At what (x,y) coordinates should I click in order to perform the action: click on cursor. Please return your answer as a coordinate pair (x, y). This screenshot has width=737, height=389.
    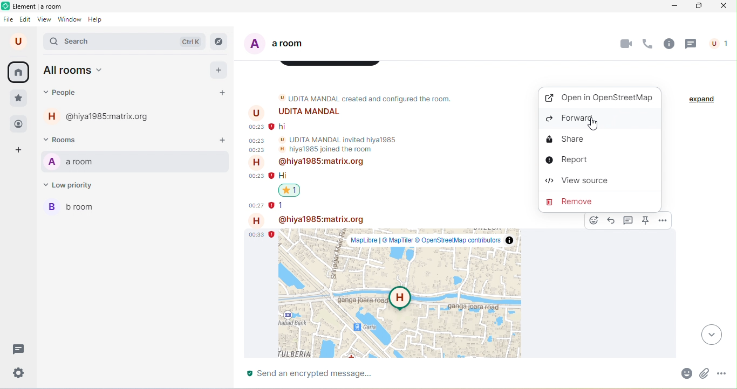
    Looking at the image, I should click on (594, 125).